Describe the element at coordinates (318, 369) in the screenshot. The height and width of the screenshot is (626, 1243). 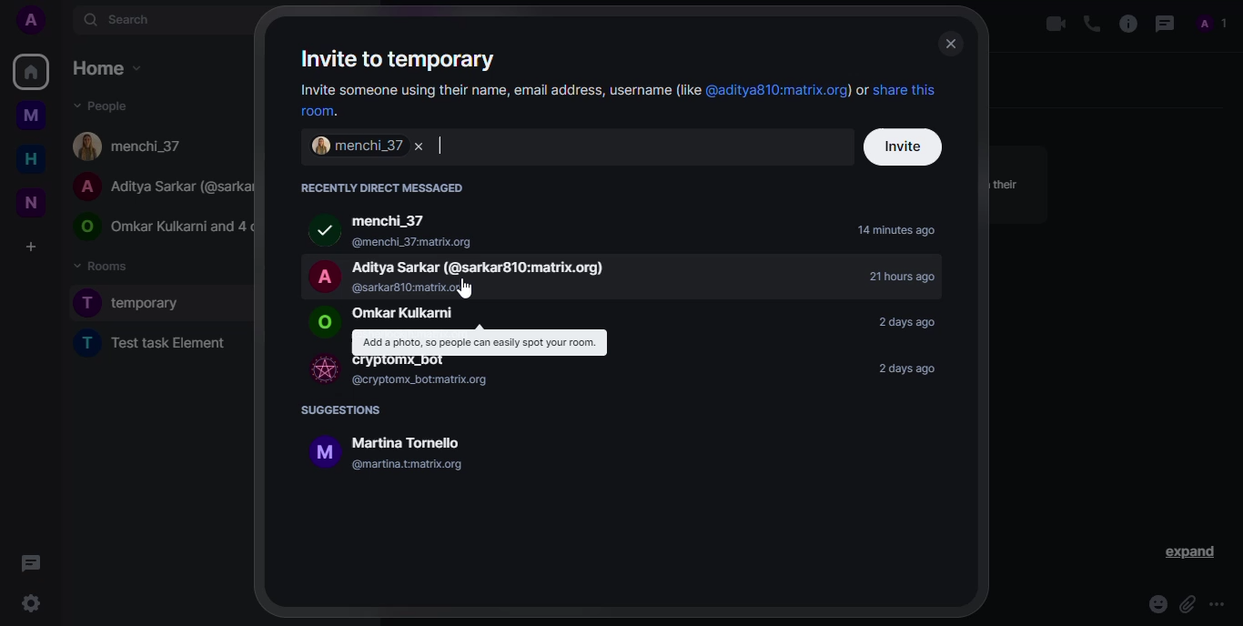
I see `bot` at that location.